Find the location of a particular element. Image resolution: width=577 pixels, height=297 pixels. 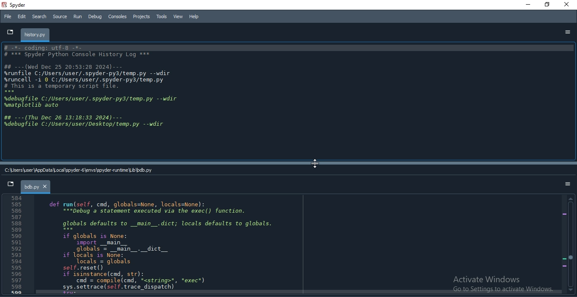

Debug is located at coordinates (94, 17).